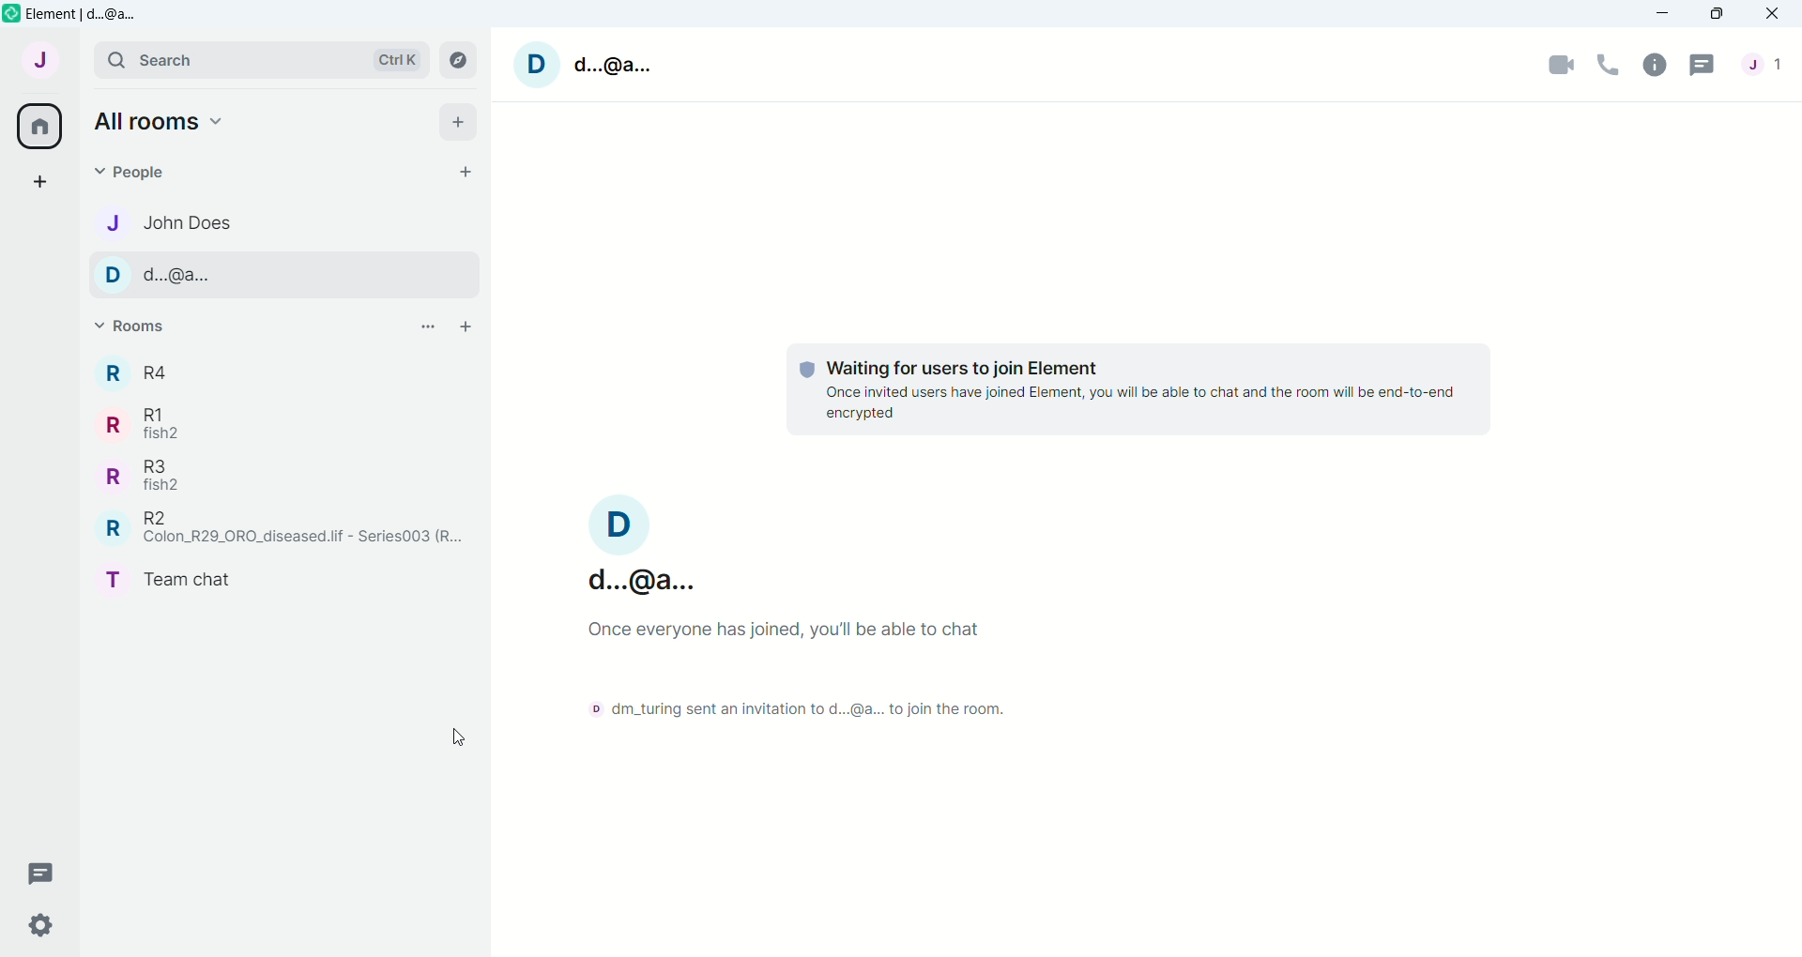 This screenshot has width=1802, height=957. I want to click on Close, so click(1774, 13).